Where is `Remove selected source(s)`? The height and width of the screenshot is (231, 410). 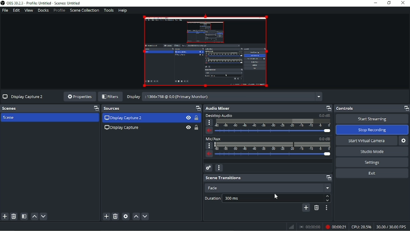
Remove selected source(s) is located at coordinates (115, 216).